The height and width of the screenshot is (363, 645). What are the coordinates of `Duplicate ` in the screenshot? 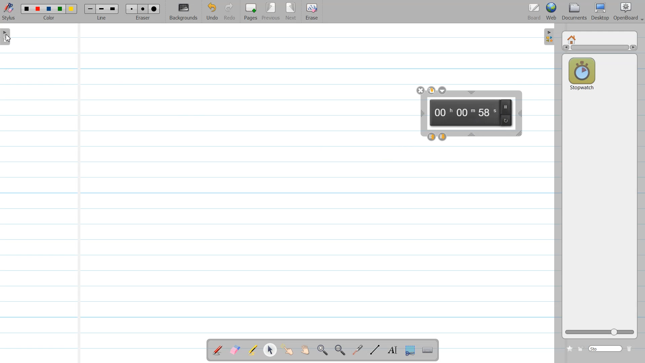 It's located at (432, 90).